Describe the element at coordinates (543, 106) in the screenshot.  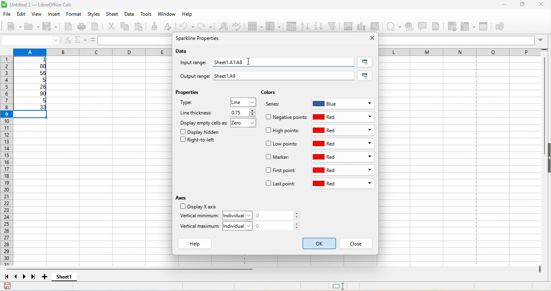
I see `vertical scroll bar` at that location.